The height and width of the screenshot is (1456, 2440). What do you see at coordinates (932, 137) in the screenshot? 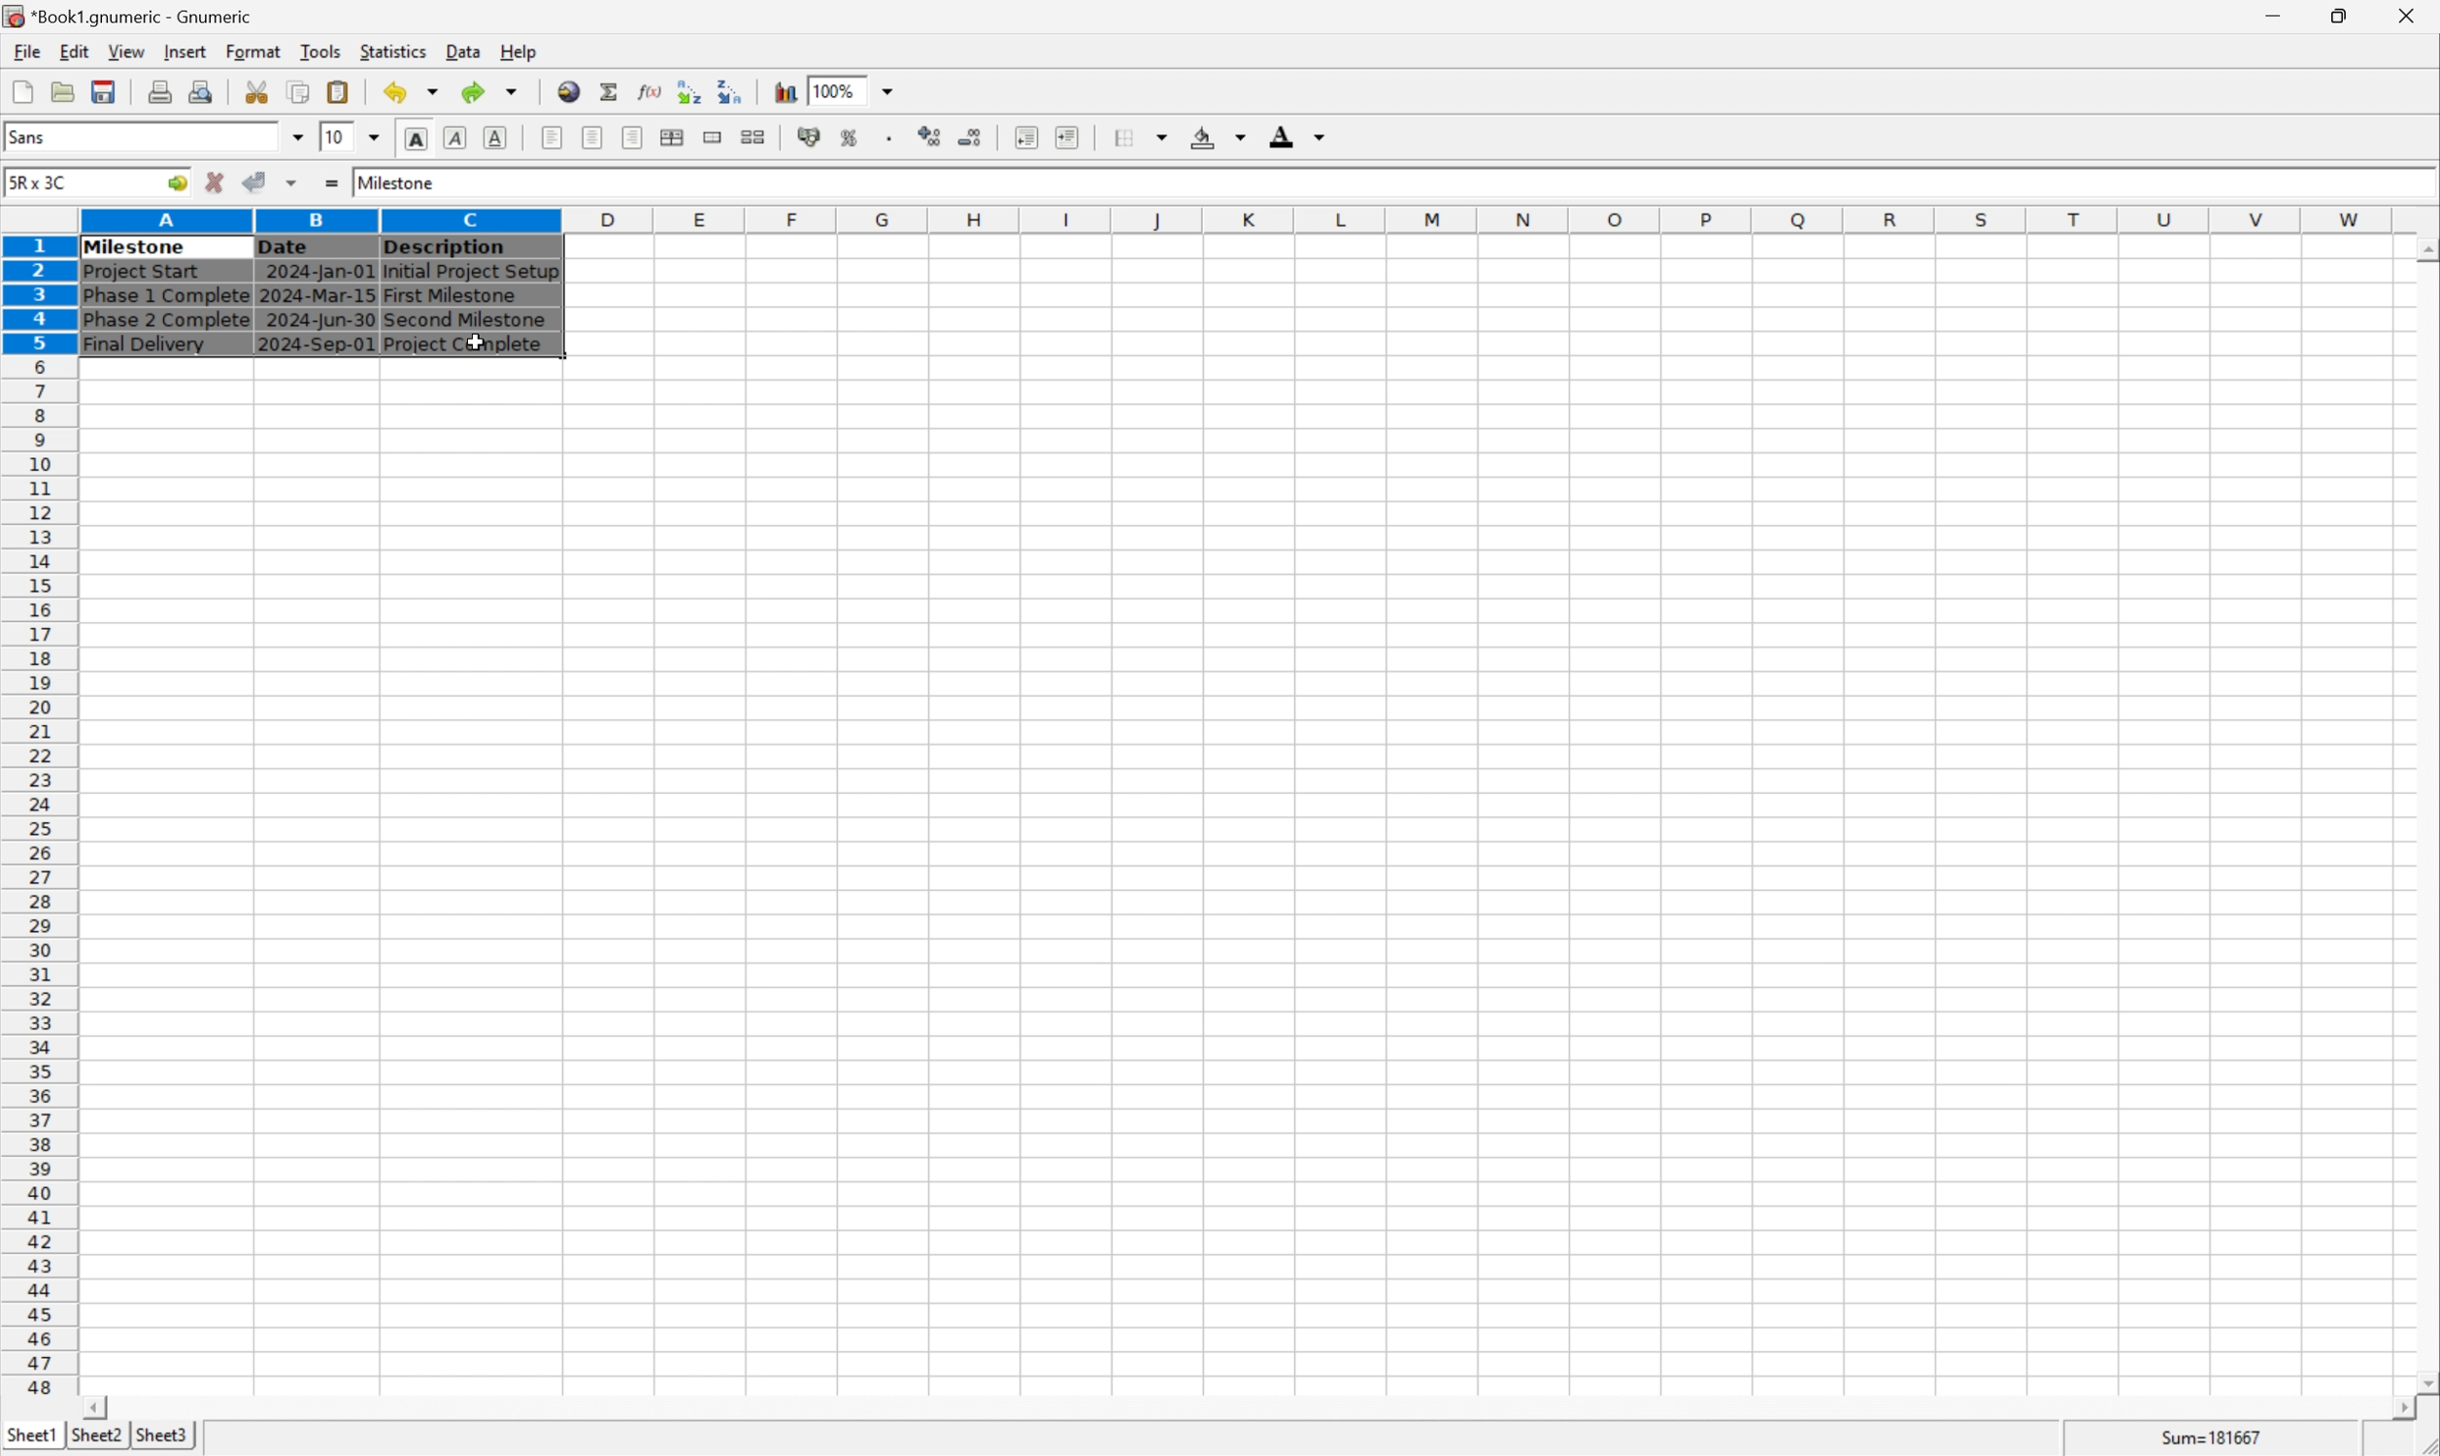
I see `increase number of decimals displayed` at bounding box center [932, 137].